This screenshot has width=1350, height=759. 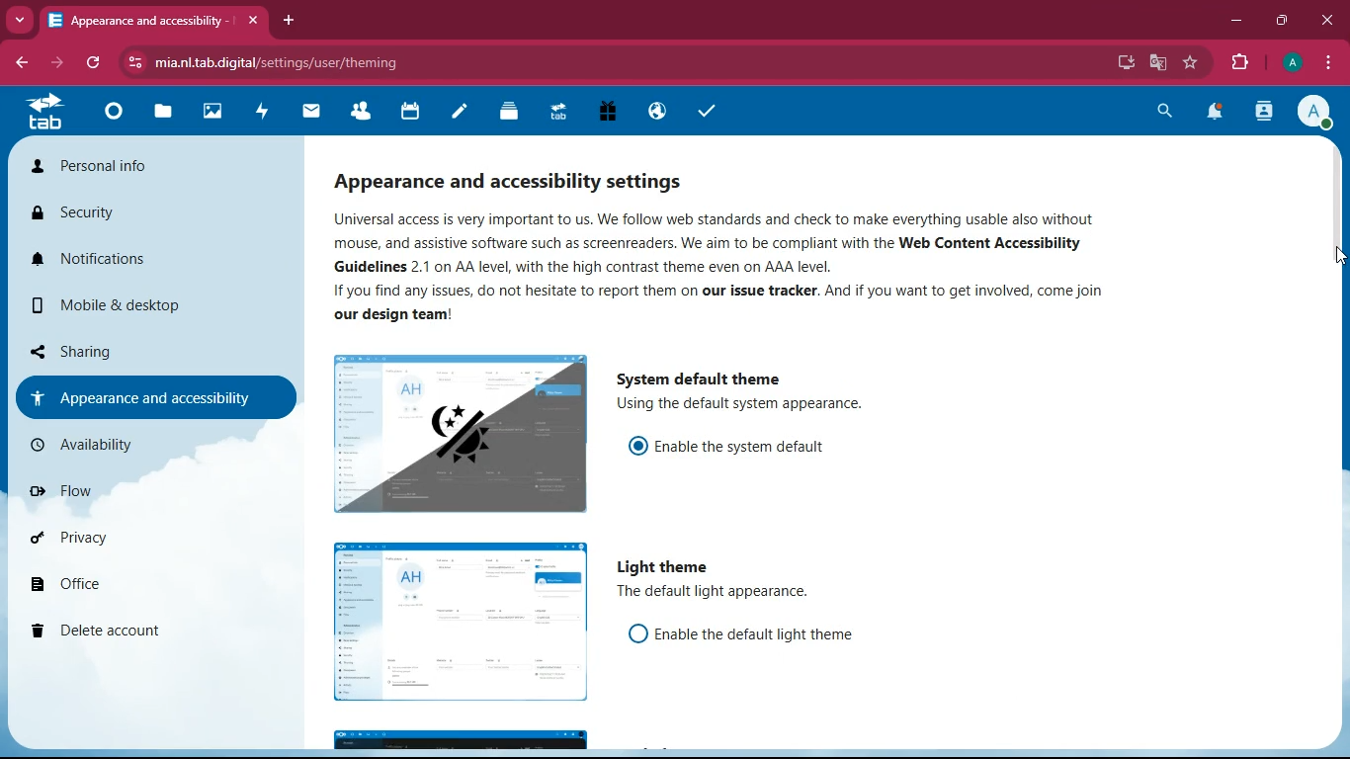 What do you see at coordinates (637, 633) in the screenshot?
I see `off` at bounding box center [637, 633].